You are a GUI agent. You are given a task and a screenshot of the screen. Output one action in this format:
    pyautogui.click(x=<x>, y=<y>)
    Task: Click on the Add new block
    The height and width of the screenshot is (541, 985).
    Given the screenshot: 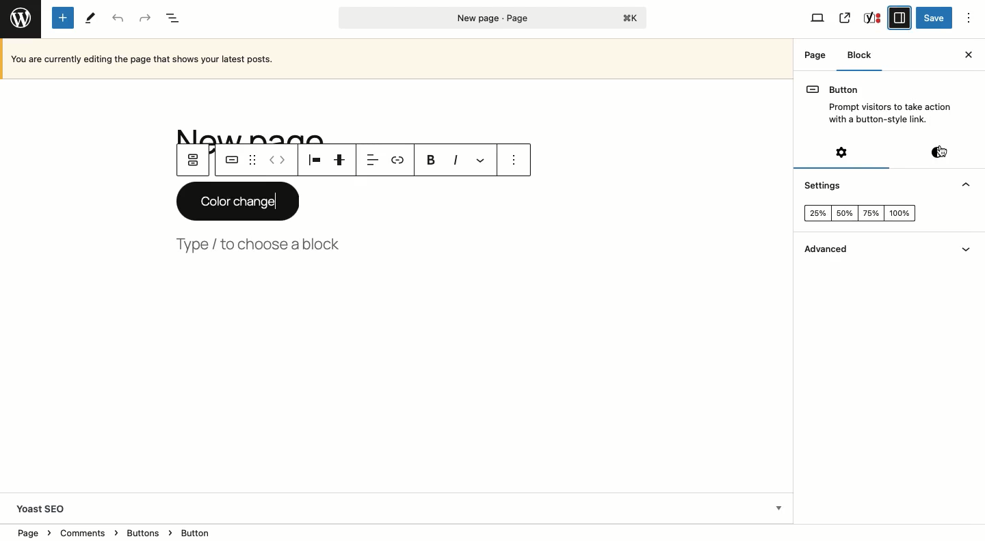 What is the action you would take?
    pyautogui.click(x=65, y=18)
    